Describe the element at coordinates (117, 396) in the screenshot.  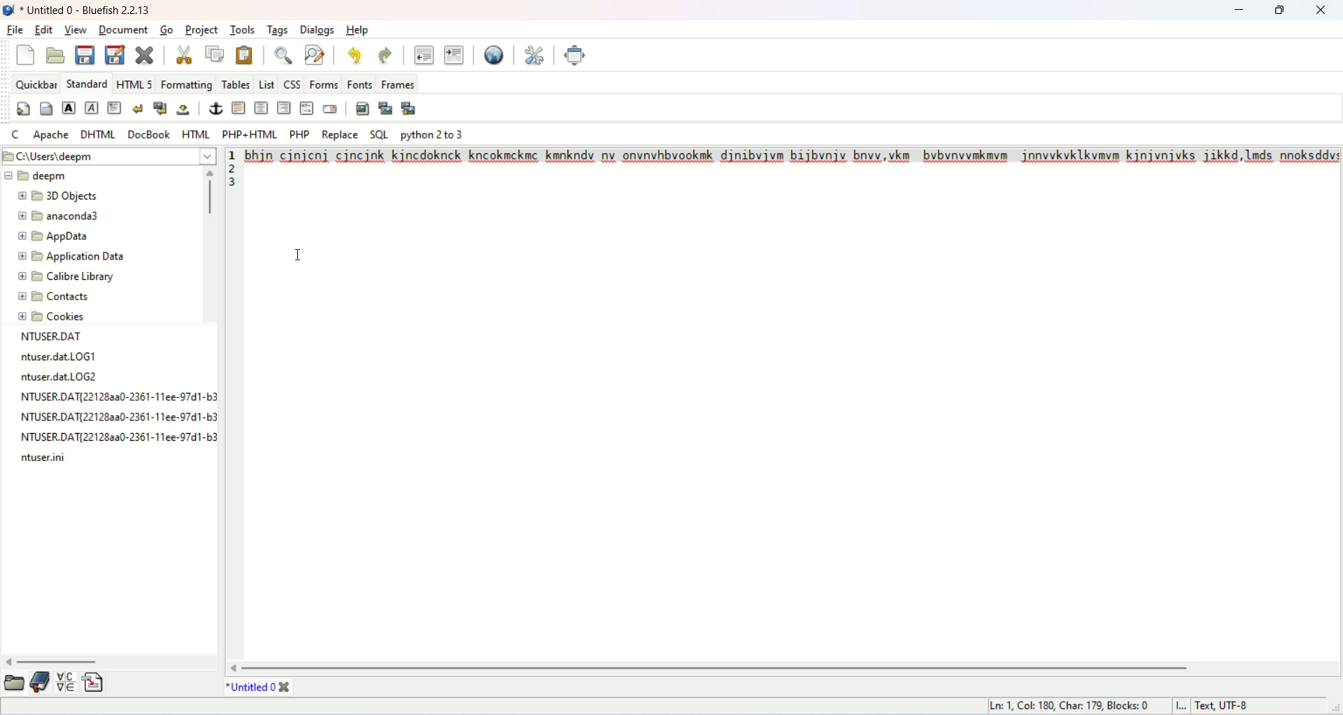
I see `file name` at that location.